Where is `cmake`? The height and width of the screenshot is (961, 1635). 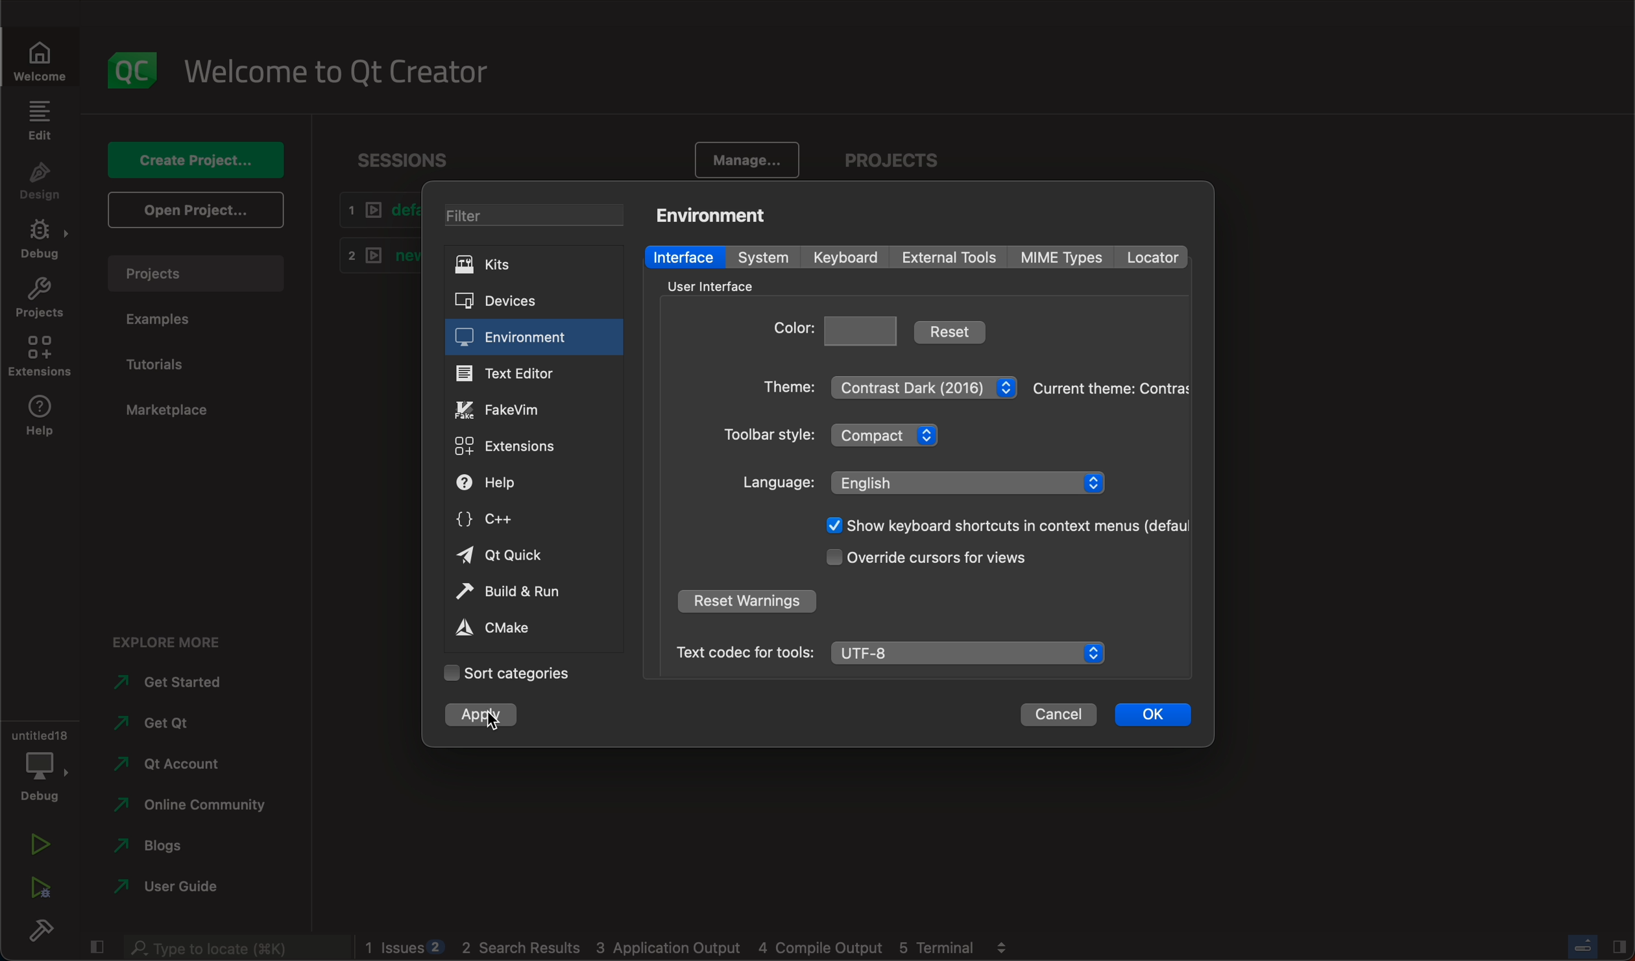
cmake is located at coordinates (511, 629).